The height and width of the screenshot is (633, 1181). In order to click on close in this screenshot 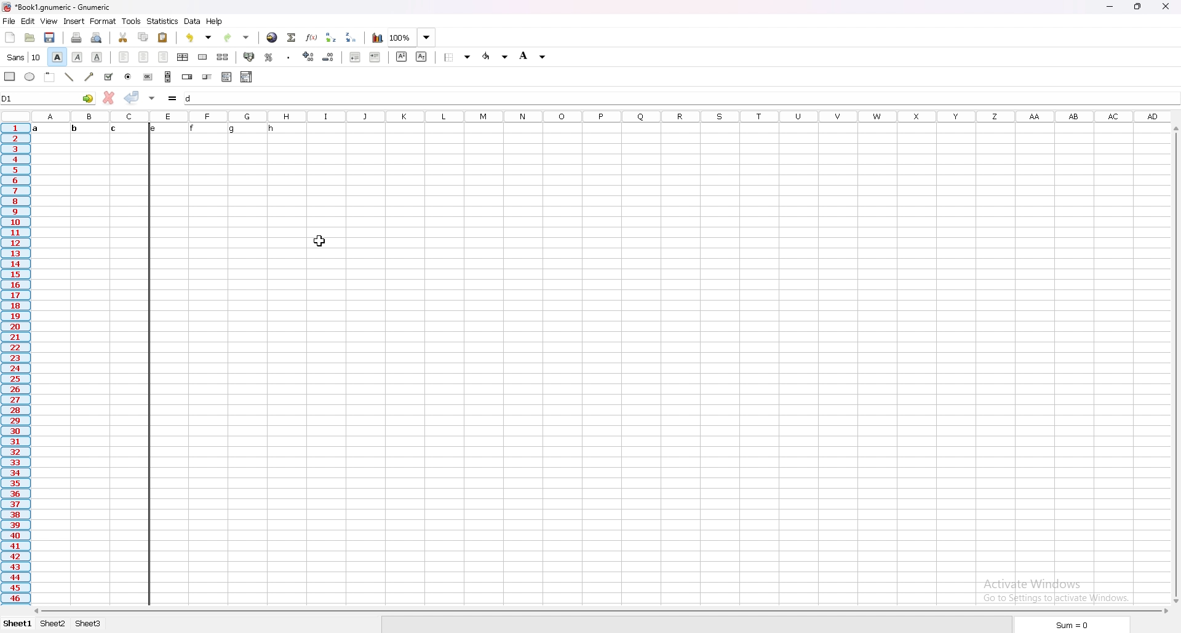, I will do `click(1165, 6)`.